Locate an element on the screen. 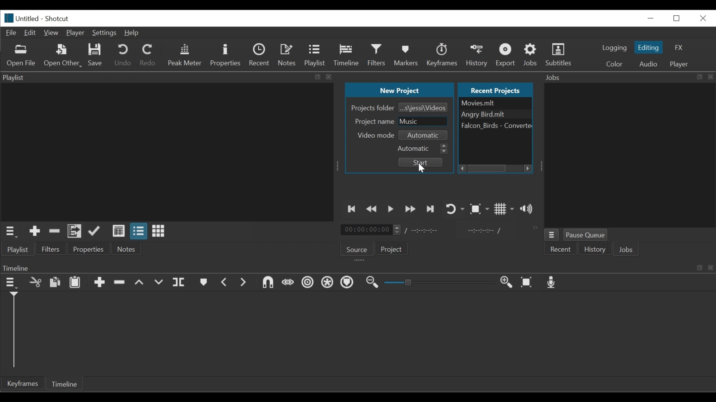  In point is located at coordinates (485, 230).